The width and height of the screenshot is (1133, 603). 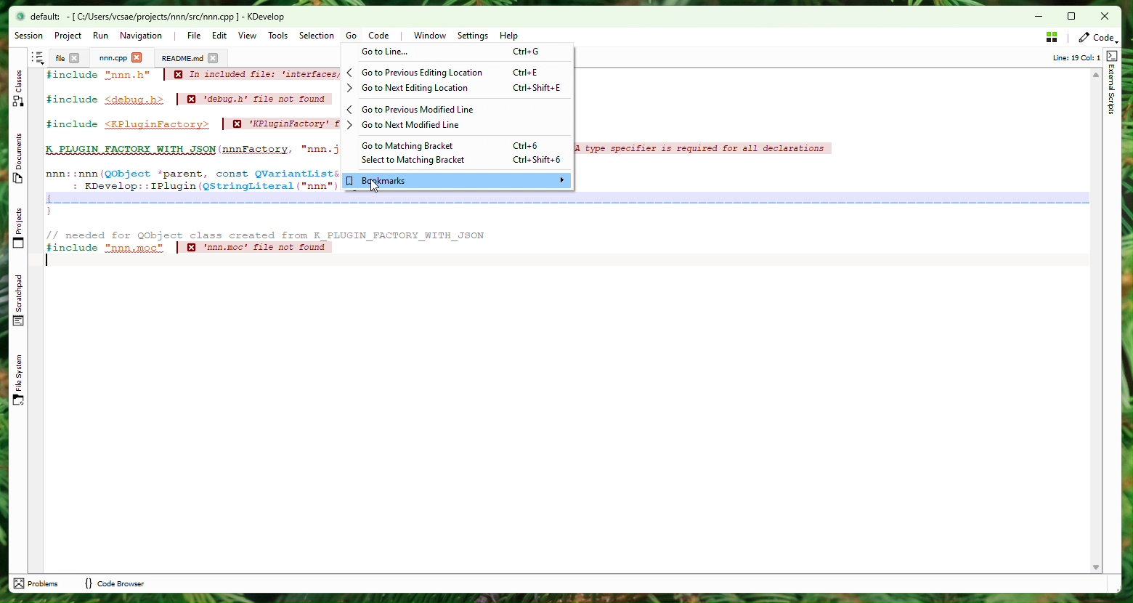 What do you see at coordinates (1052, 36) in the screenshot?
I see `Stash` at bounding box center [1052, 36].